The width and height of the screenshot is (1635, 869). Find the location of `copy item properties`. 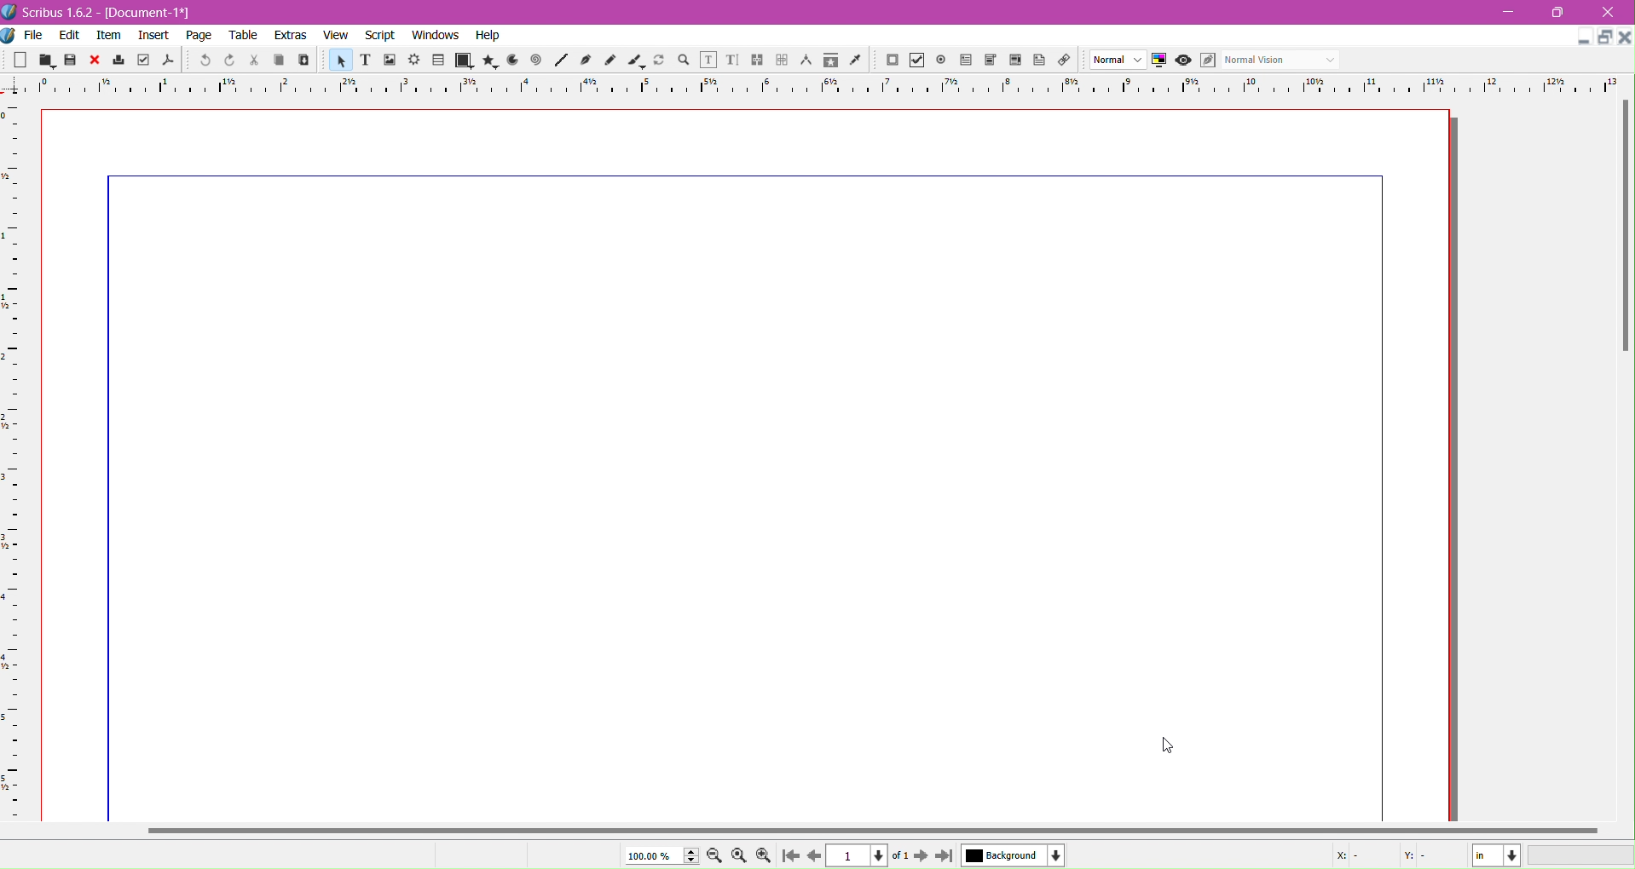

copy item properties is located at coordinates (830, 62).